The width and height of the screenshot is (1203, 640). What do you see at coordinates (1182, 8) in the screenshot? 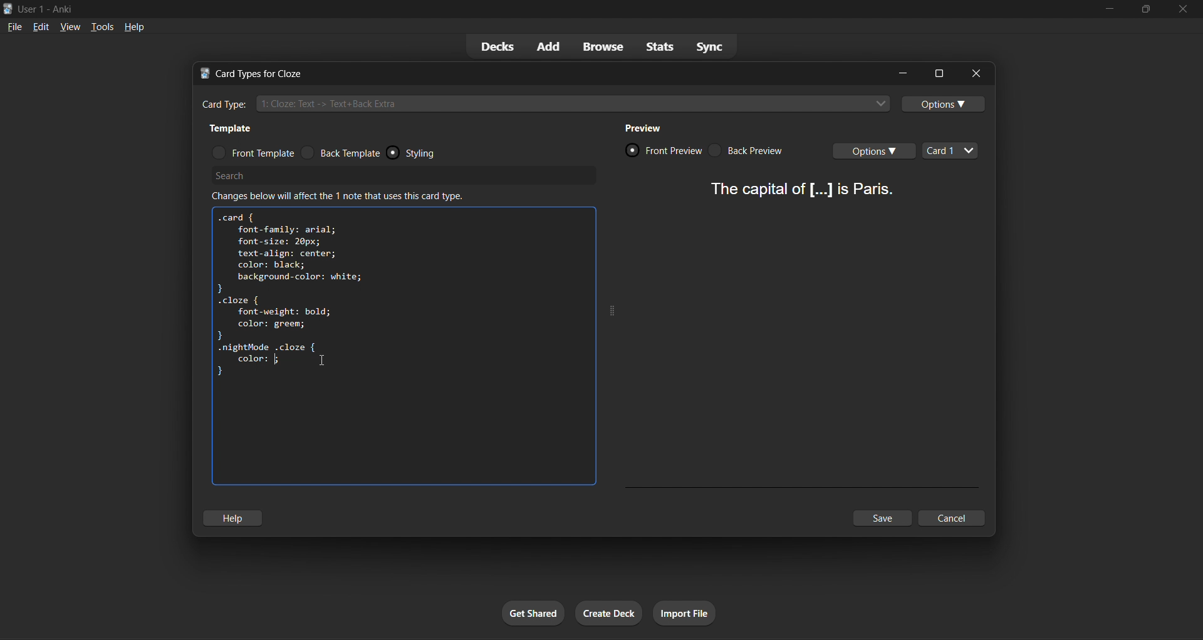
I see `close` at bounding box center [1182, 8].